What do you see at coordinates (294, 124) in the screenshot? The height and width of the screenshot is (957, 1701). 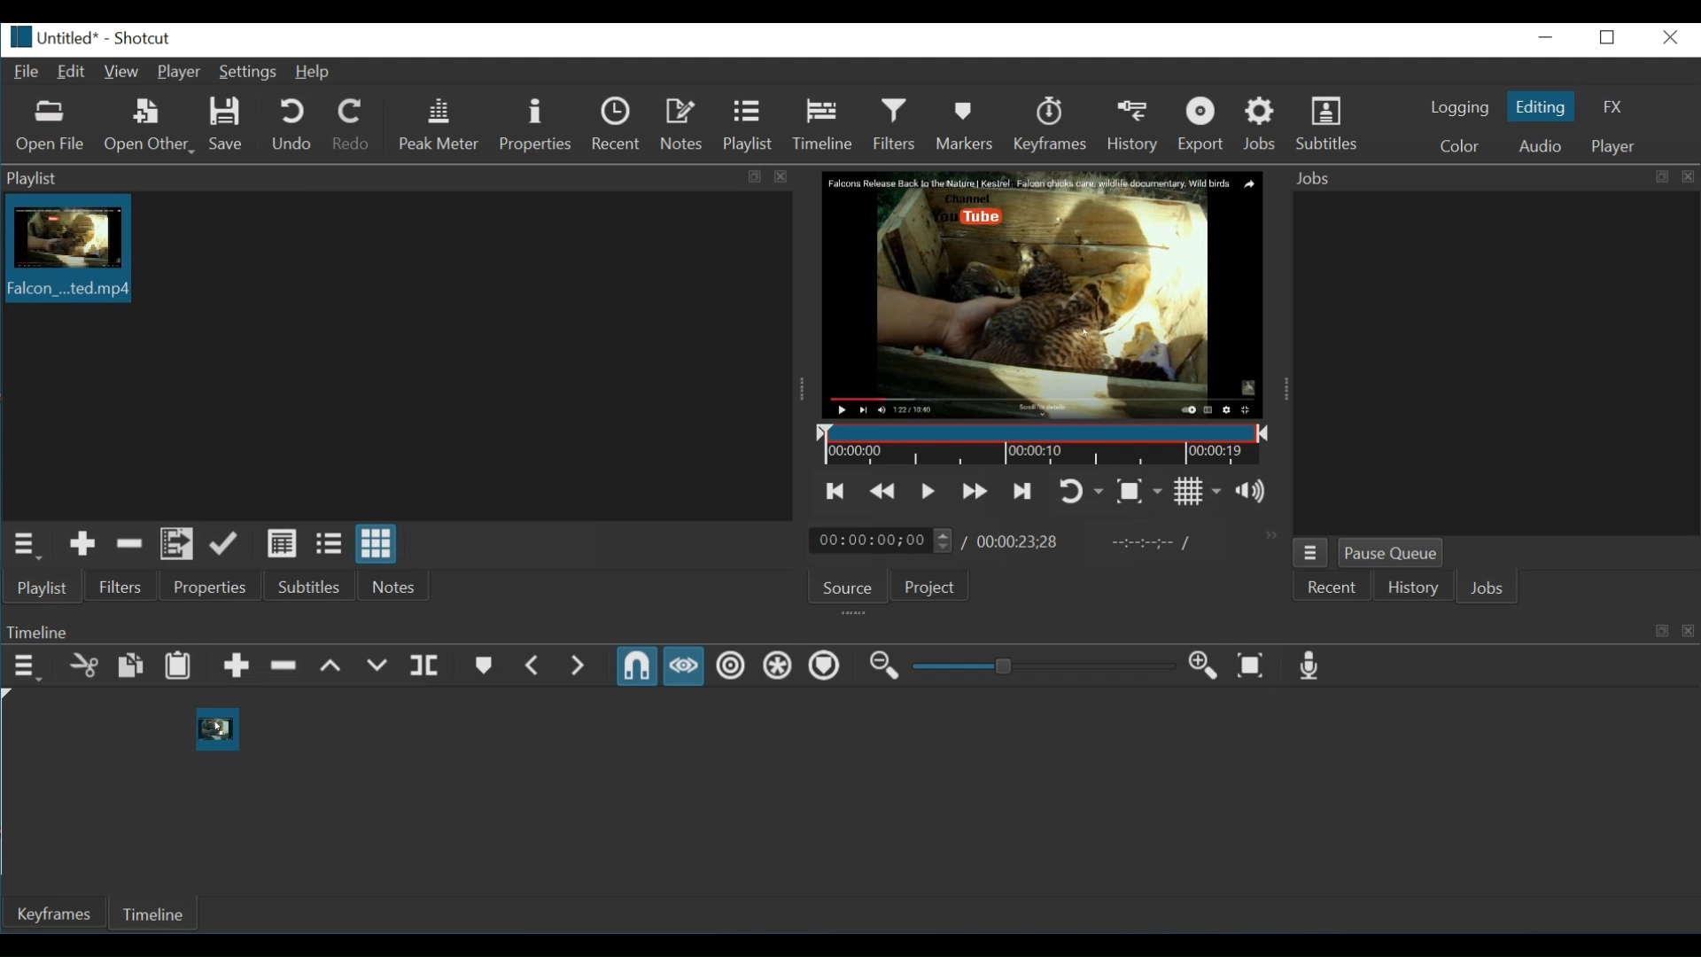 I see `Undo` at bounding box center [294, 124].